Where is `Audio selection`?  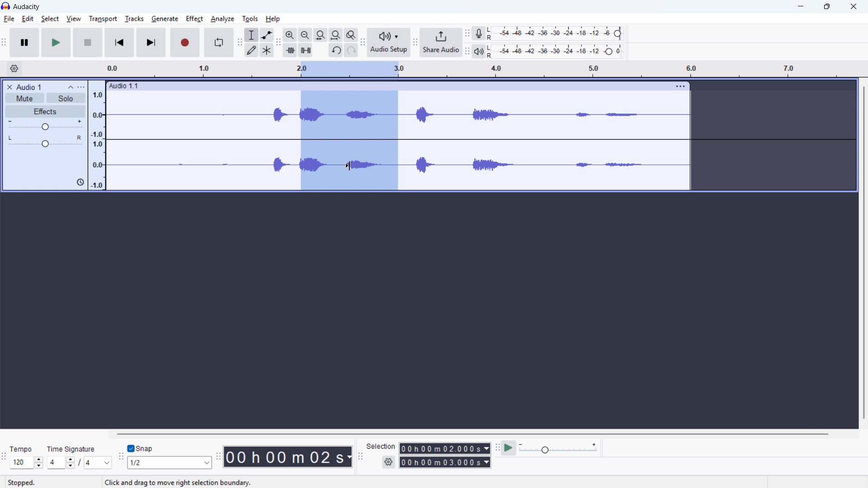 Audio selection is located at coordinates (349, 141).